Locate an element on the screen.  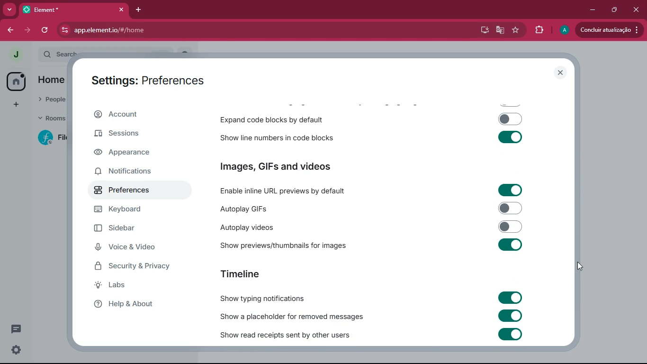
home is located at coordinates (18, 81).